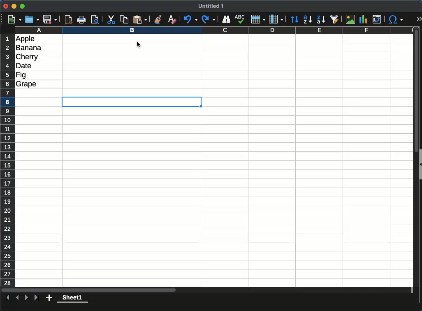 Image resolution: width=422 pixels, height=311 pixels. What do you see at coordinates (172, 20) in the screenshot?
I see `clear formatting` at bounding box center [172, 20].